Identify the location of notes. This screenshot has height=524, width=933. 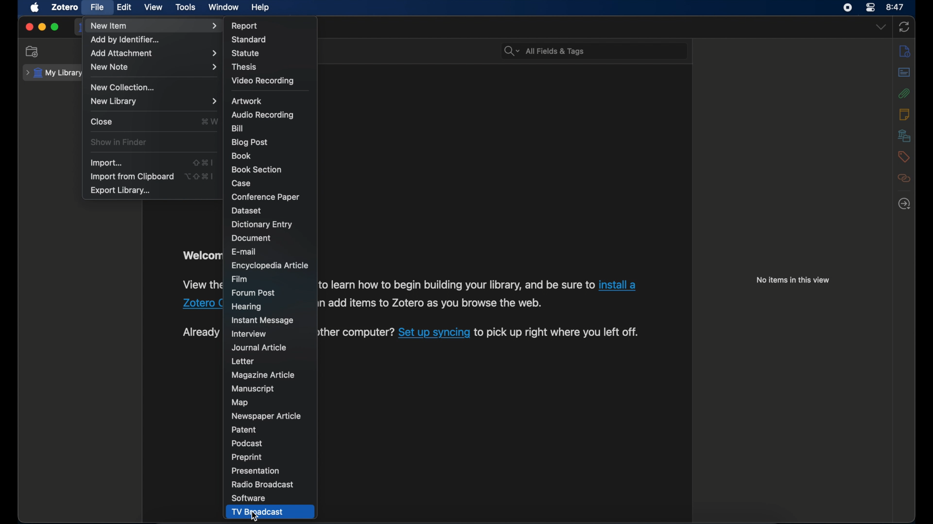
(904, 114).